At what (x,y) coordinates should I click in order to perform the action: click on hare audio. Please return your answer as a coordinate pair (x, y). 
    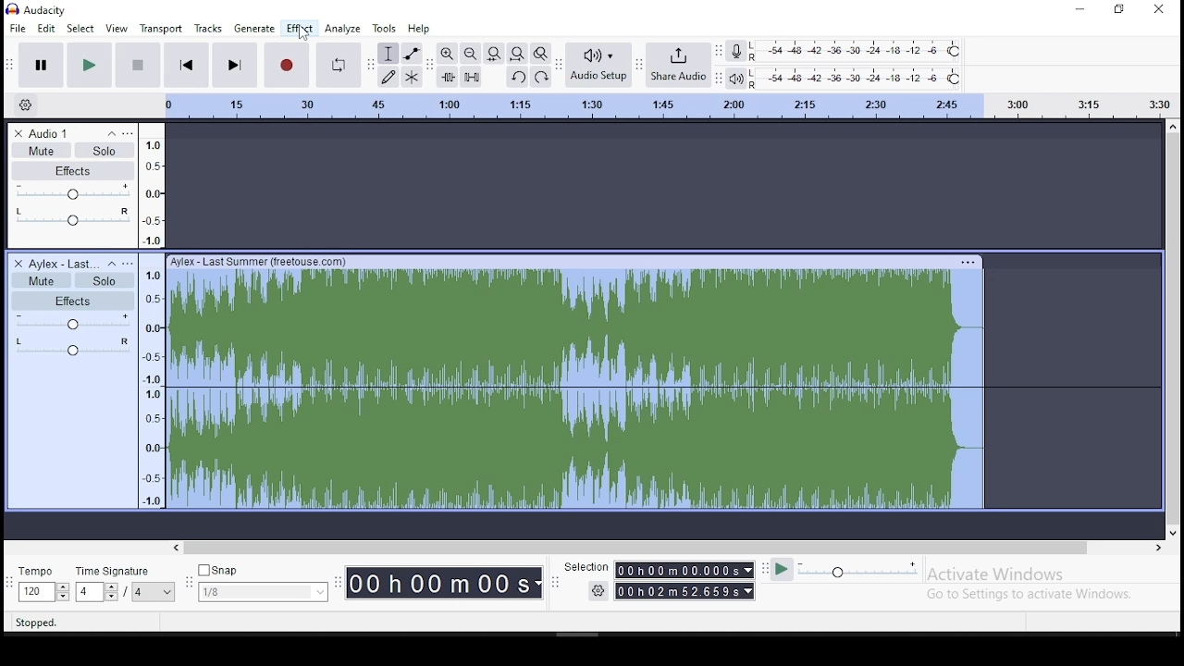
    Looking at the image, I should click on (680, 66).